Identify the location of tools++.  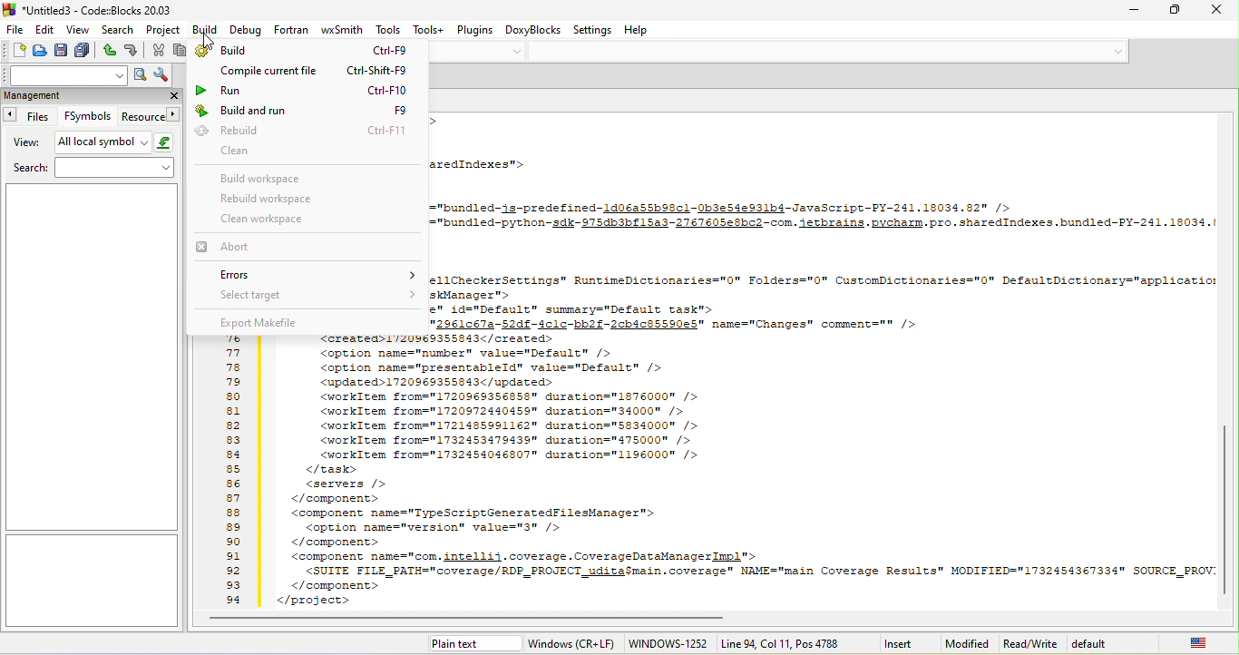
(431, 29).